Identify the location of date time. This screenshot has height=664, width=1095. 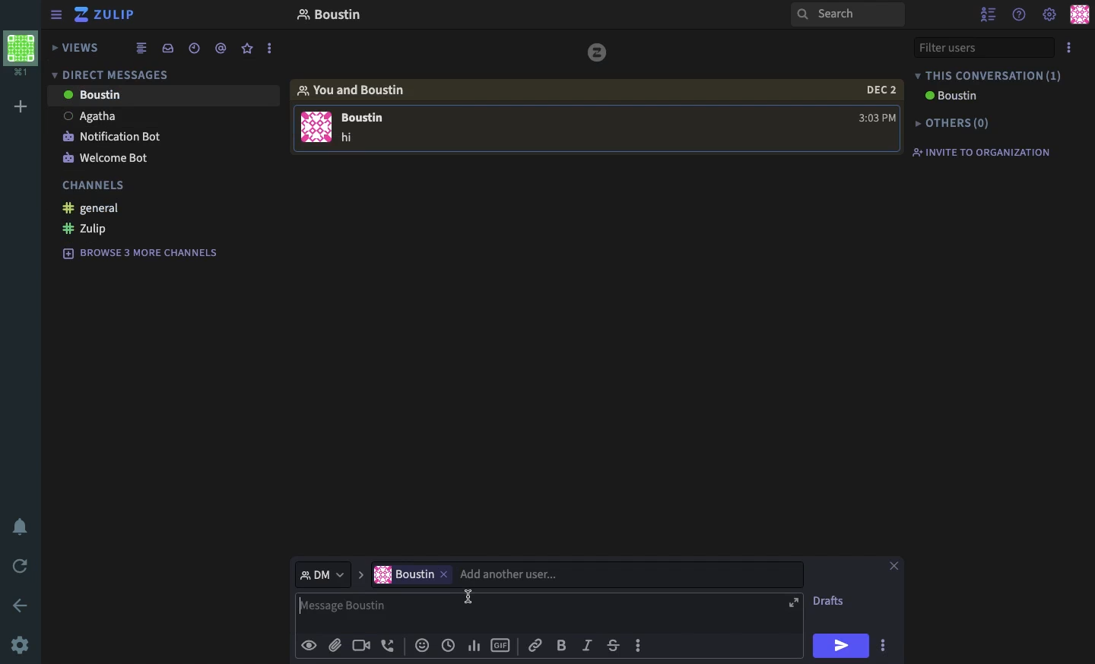
(448, 645).